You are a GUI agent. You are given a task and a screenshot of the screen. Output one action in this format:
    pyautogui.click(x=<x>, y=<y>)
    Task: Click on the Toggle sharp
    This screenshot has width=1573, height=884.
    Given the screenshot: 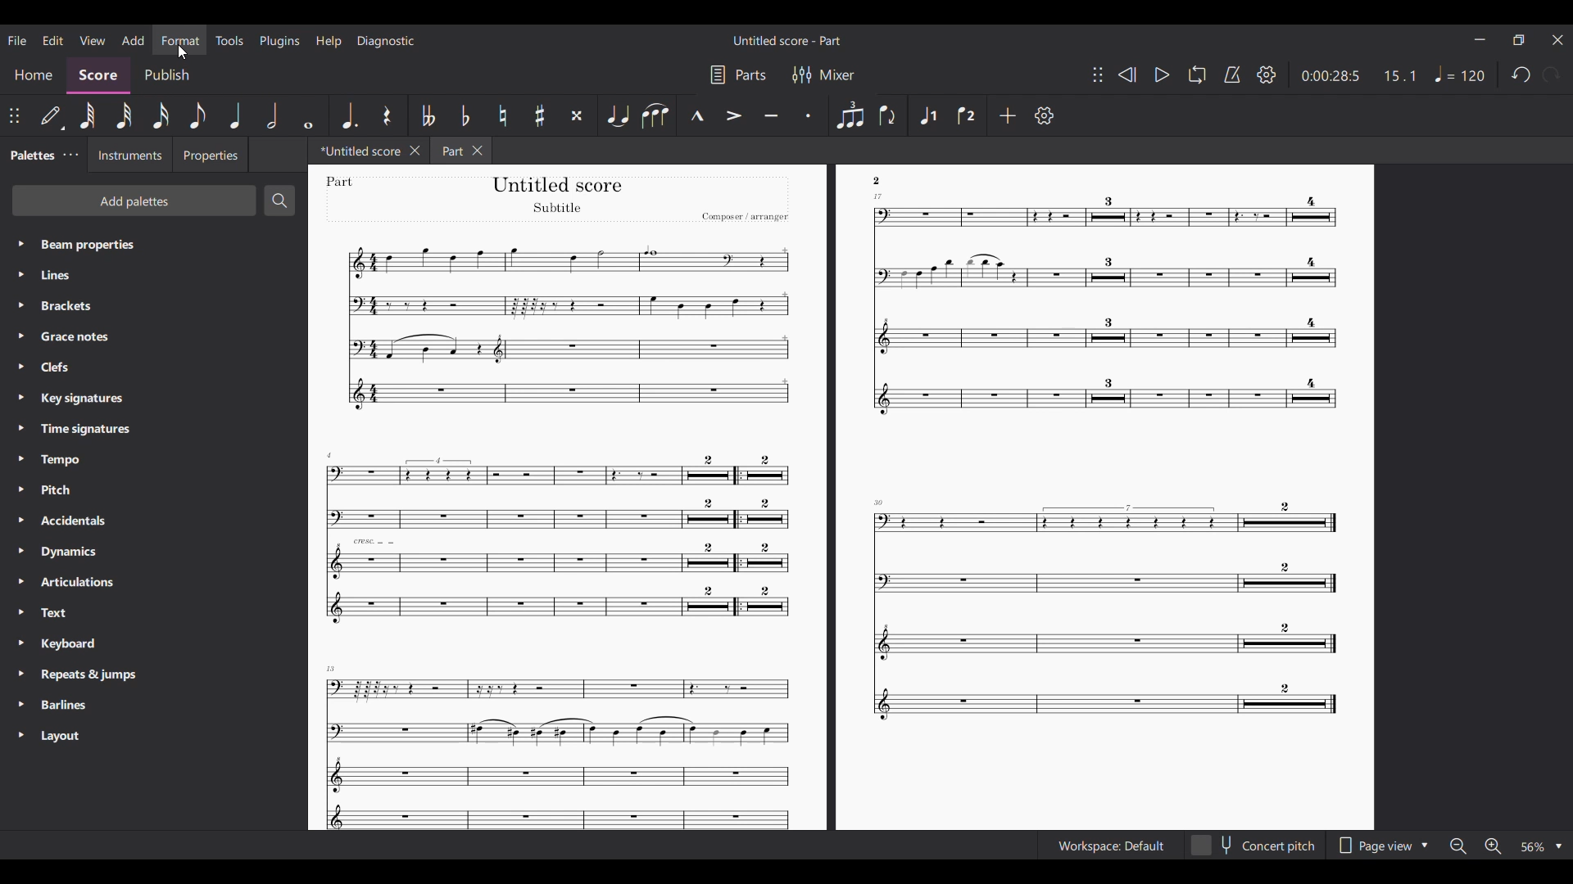 What is the action you would take?
    pyautogui.click(x=540, y=115)
    